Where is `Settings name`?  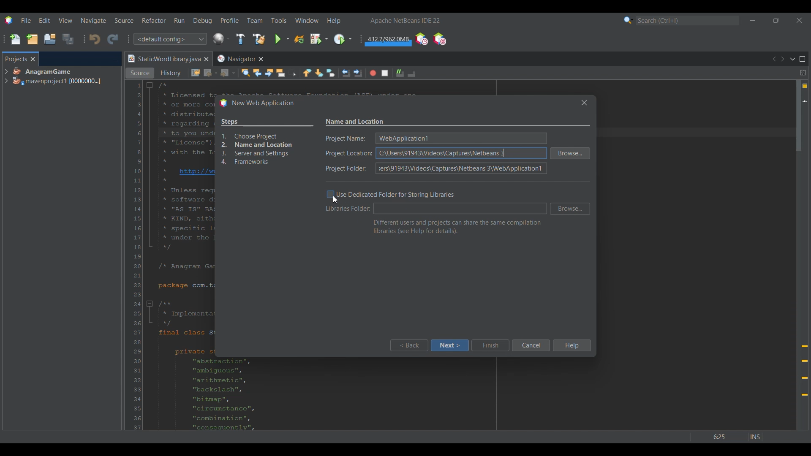
Settings name is located at coordinates (355, 122).